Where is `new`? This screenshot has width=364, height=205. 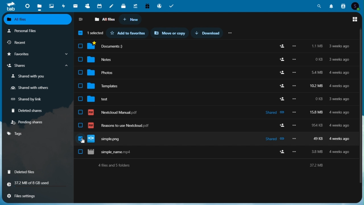 new is located at coordinates (131, 20).